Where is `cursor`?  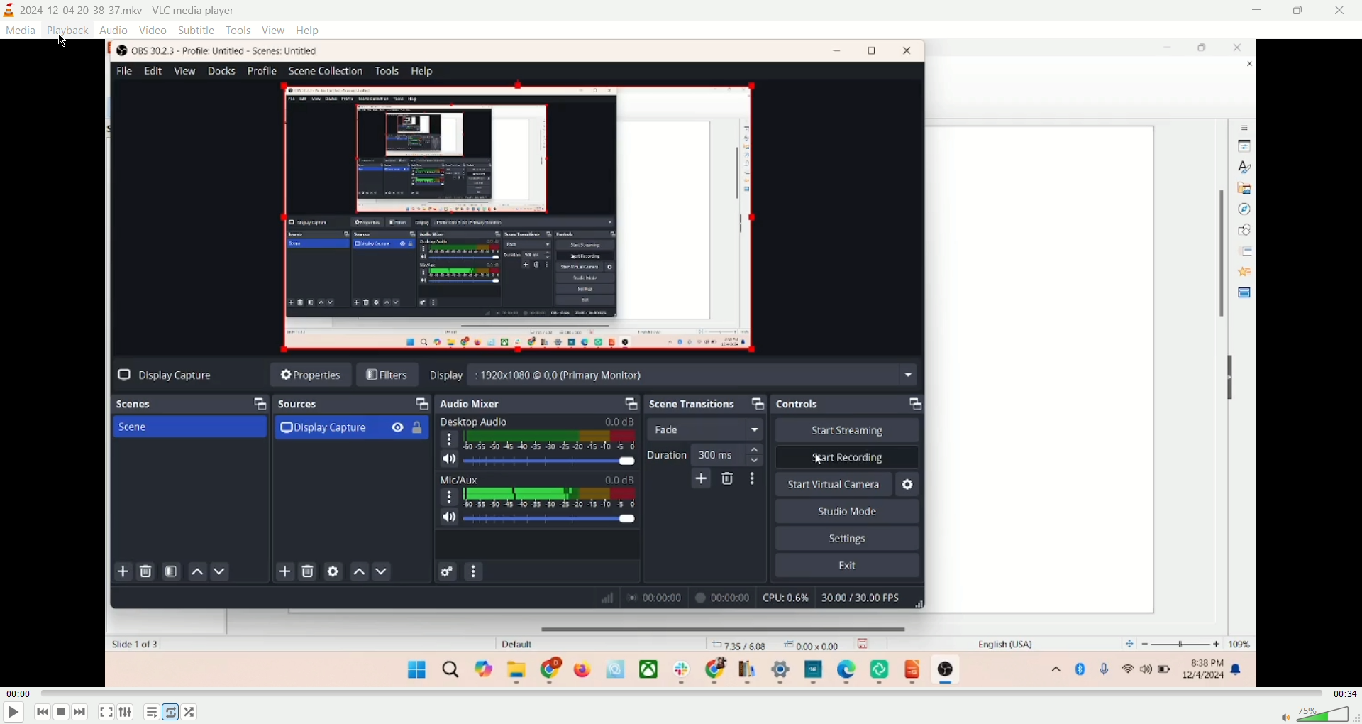
cursor is located at coordinates (63, 41).